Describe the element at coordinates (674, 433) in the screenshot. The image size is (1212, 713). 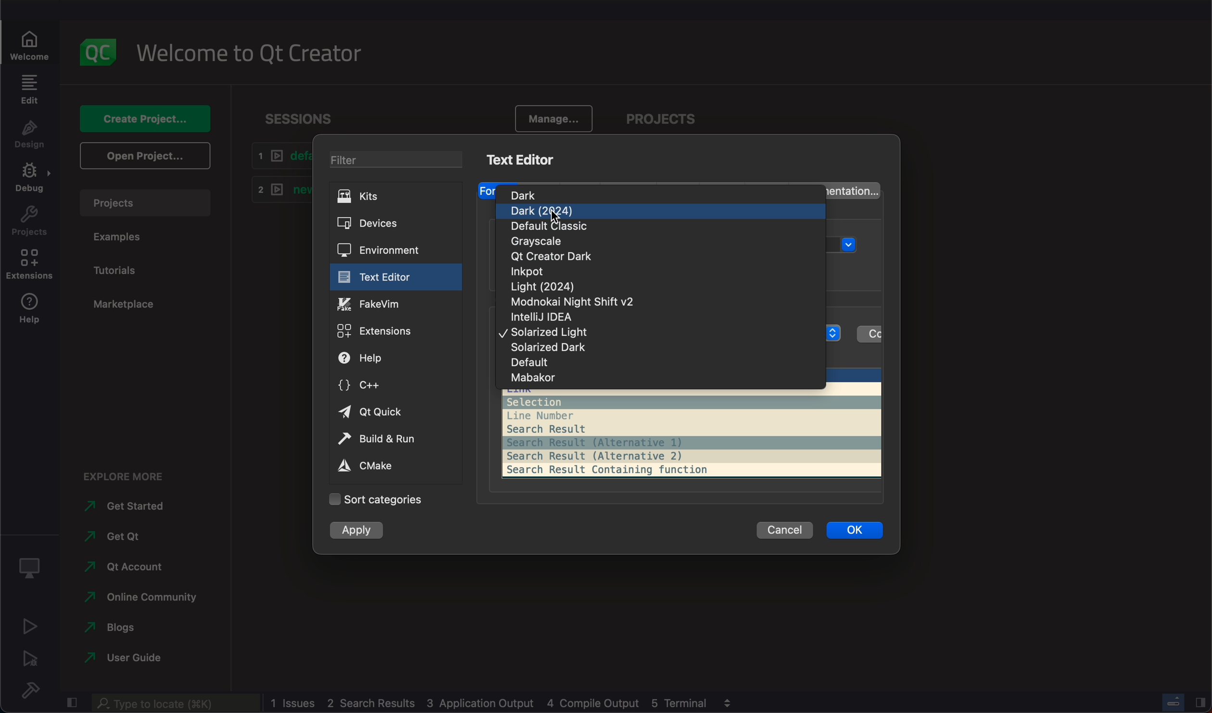
I see `preview` at that location.